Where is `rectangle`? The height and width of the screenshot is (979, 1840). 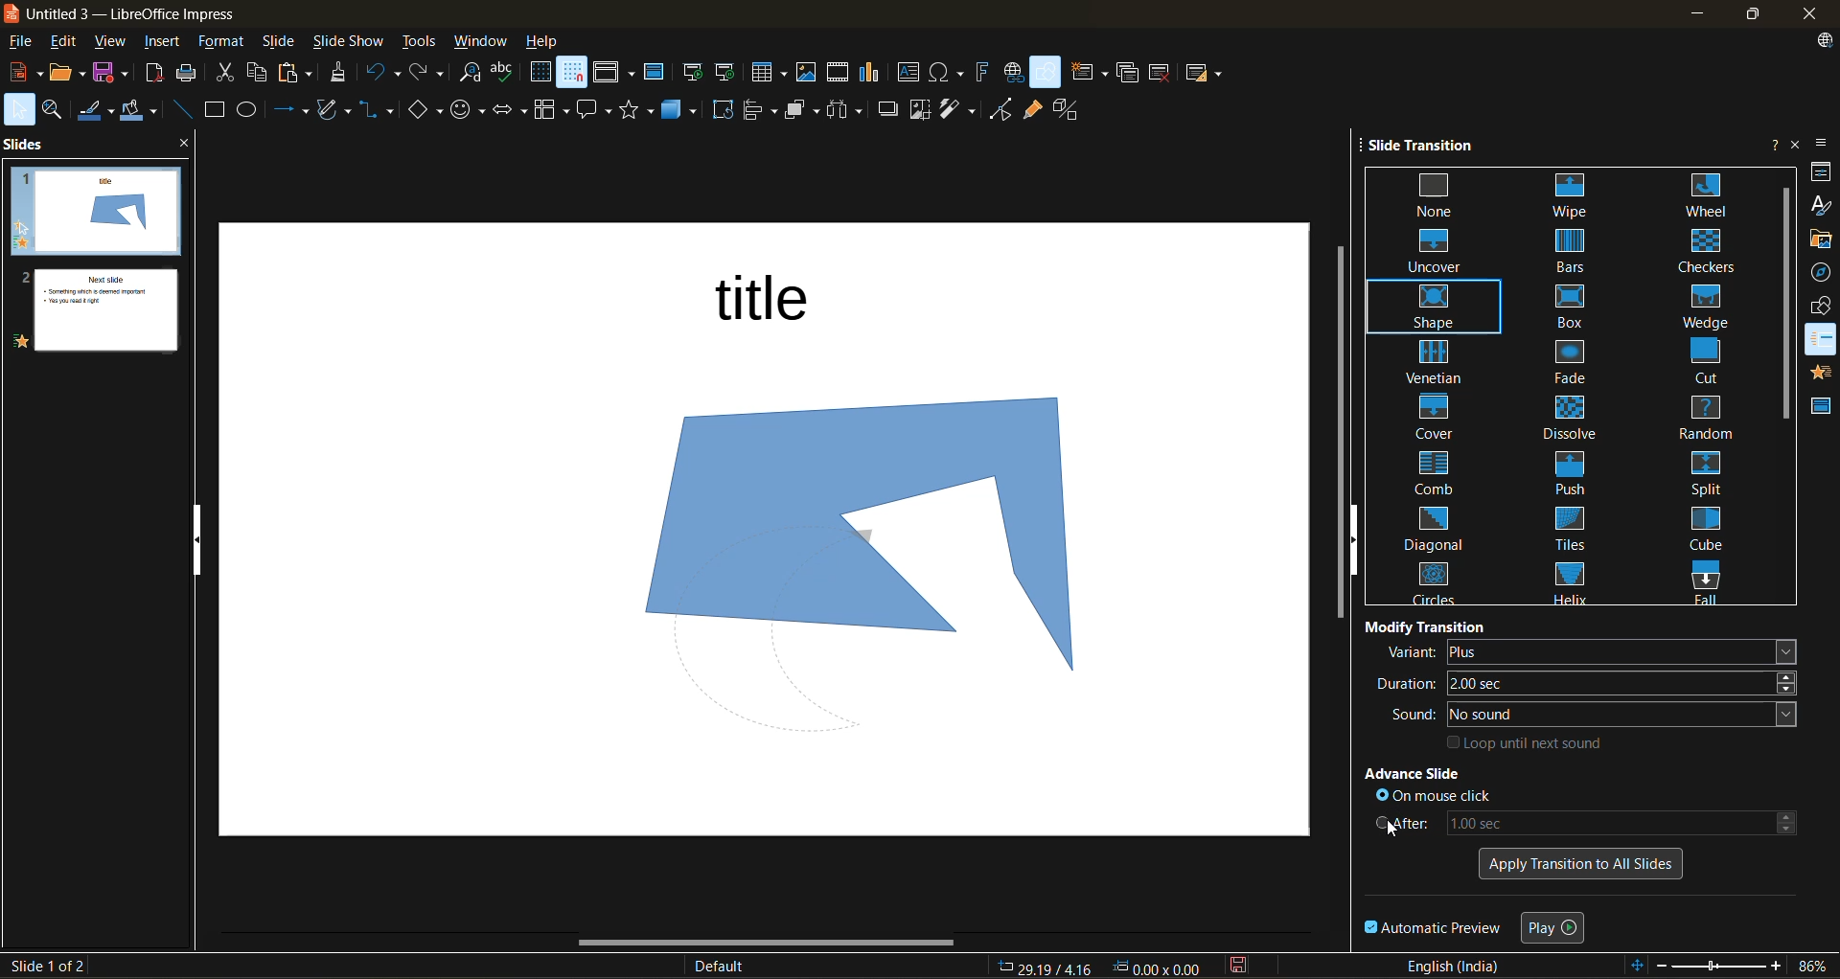
rectangle is located at coordinates (216, 110).